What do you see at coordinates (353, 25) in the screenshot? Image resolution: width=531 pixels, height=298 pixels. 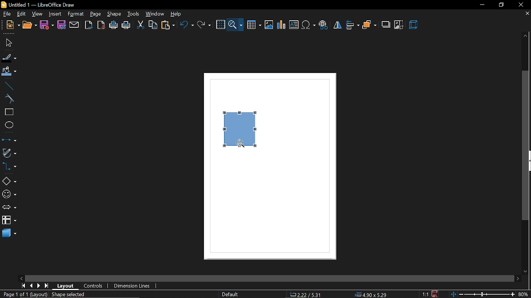 I see `align` at bounding box center [353, 25].